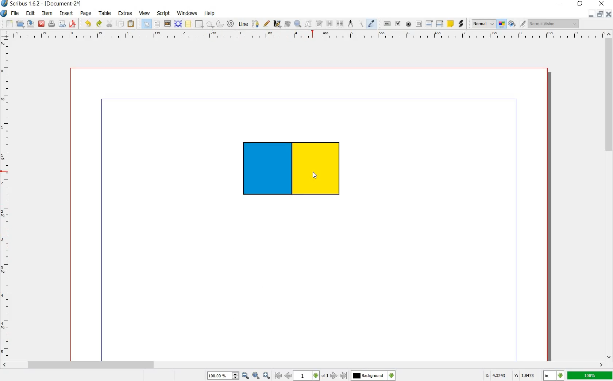 The height and width of the screenshot is (381, 613). Describe the element at coordinates (9, 24) in the screenshot. I see `new` at that location.